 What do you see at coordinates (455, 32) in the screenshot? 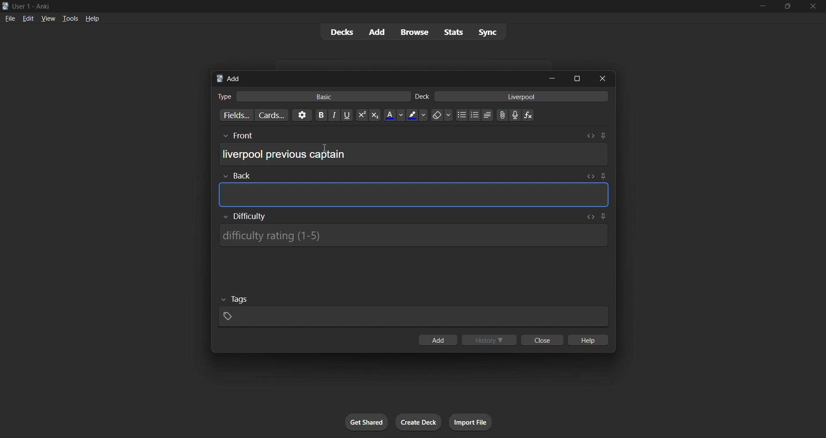
I see `stats` at bounding box center [455, 32].